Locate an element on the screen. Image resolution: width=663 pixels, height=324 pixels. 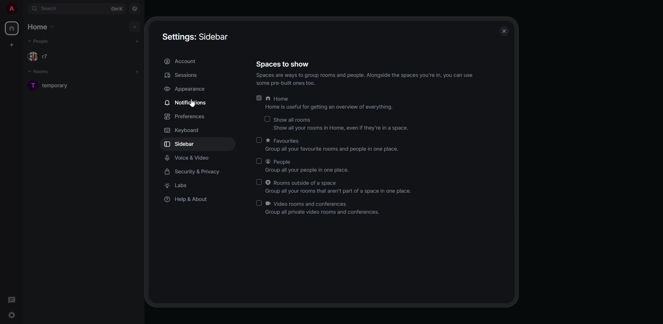
home is located at coordinates (40, 26).